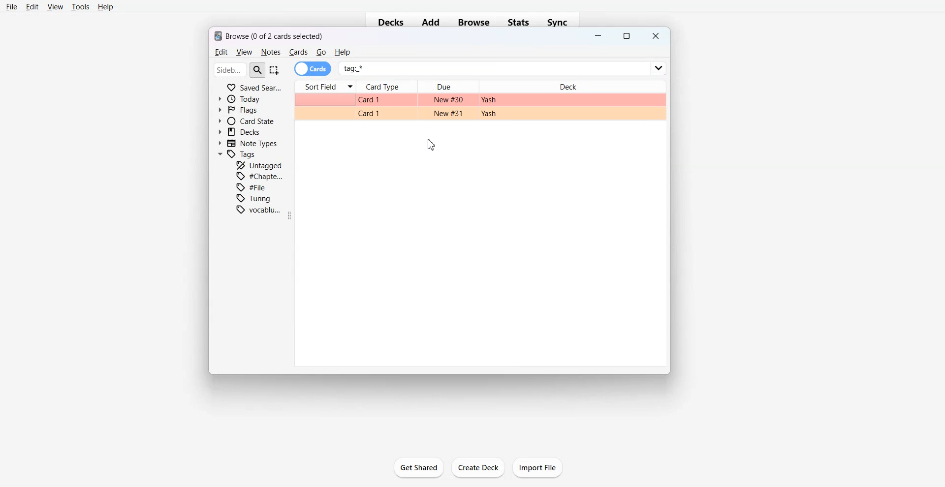  I want to click on Maximize, so click(627, 36).